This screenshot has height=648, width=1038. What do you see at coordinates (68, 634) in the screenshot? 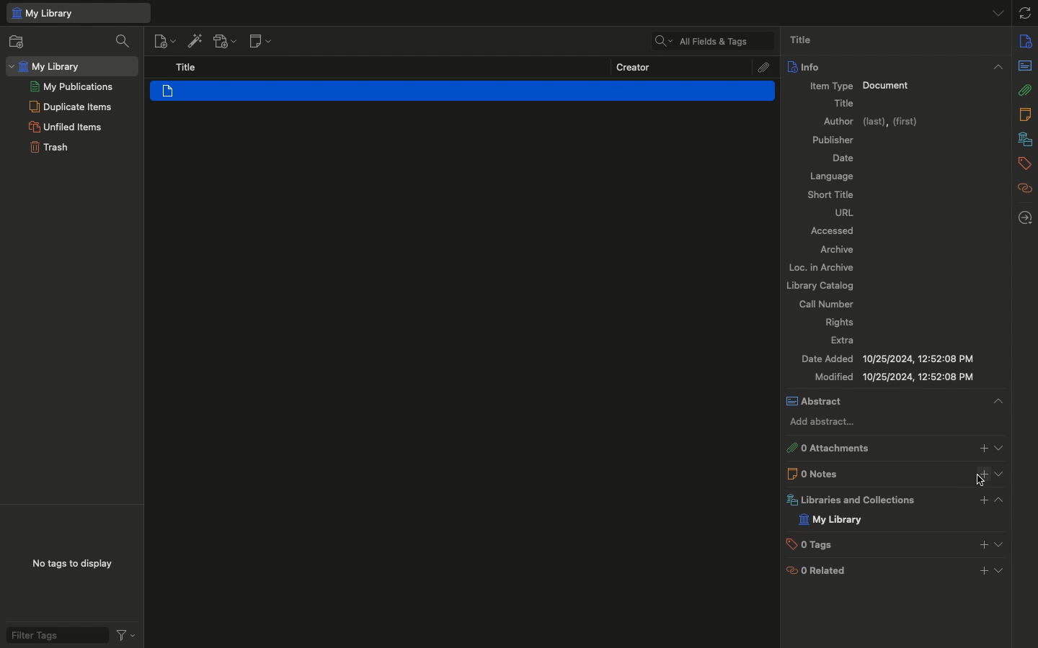
I see `Filter tags` at bounding box center [68, 634].